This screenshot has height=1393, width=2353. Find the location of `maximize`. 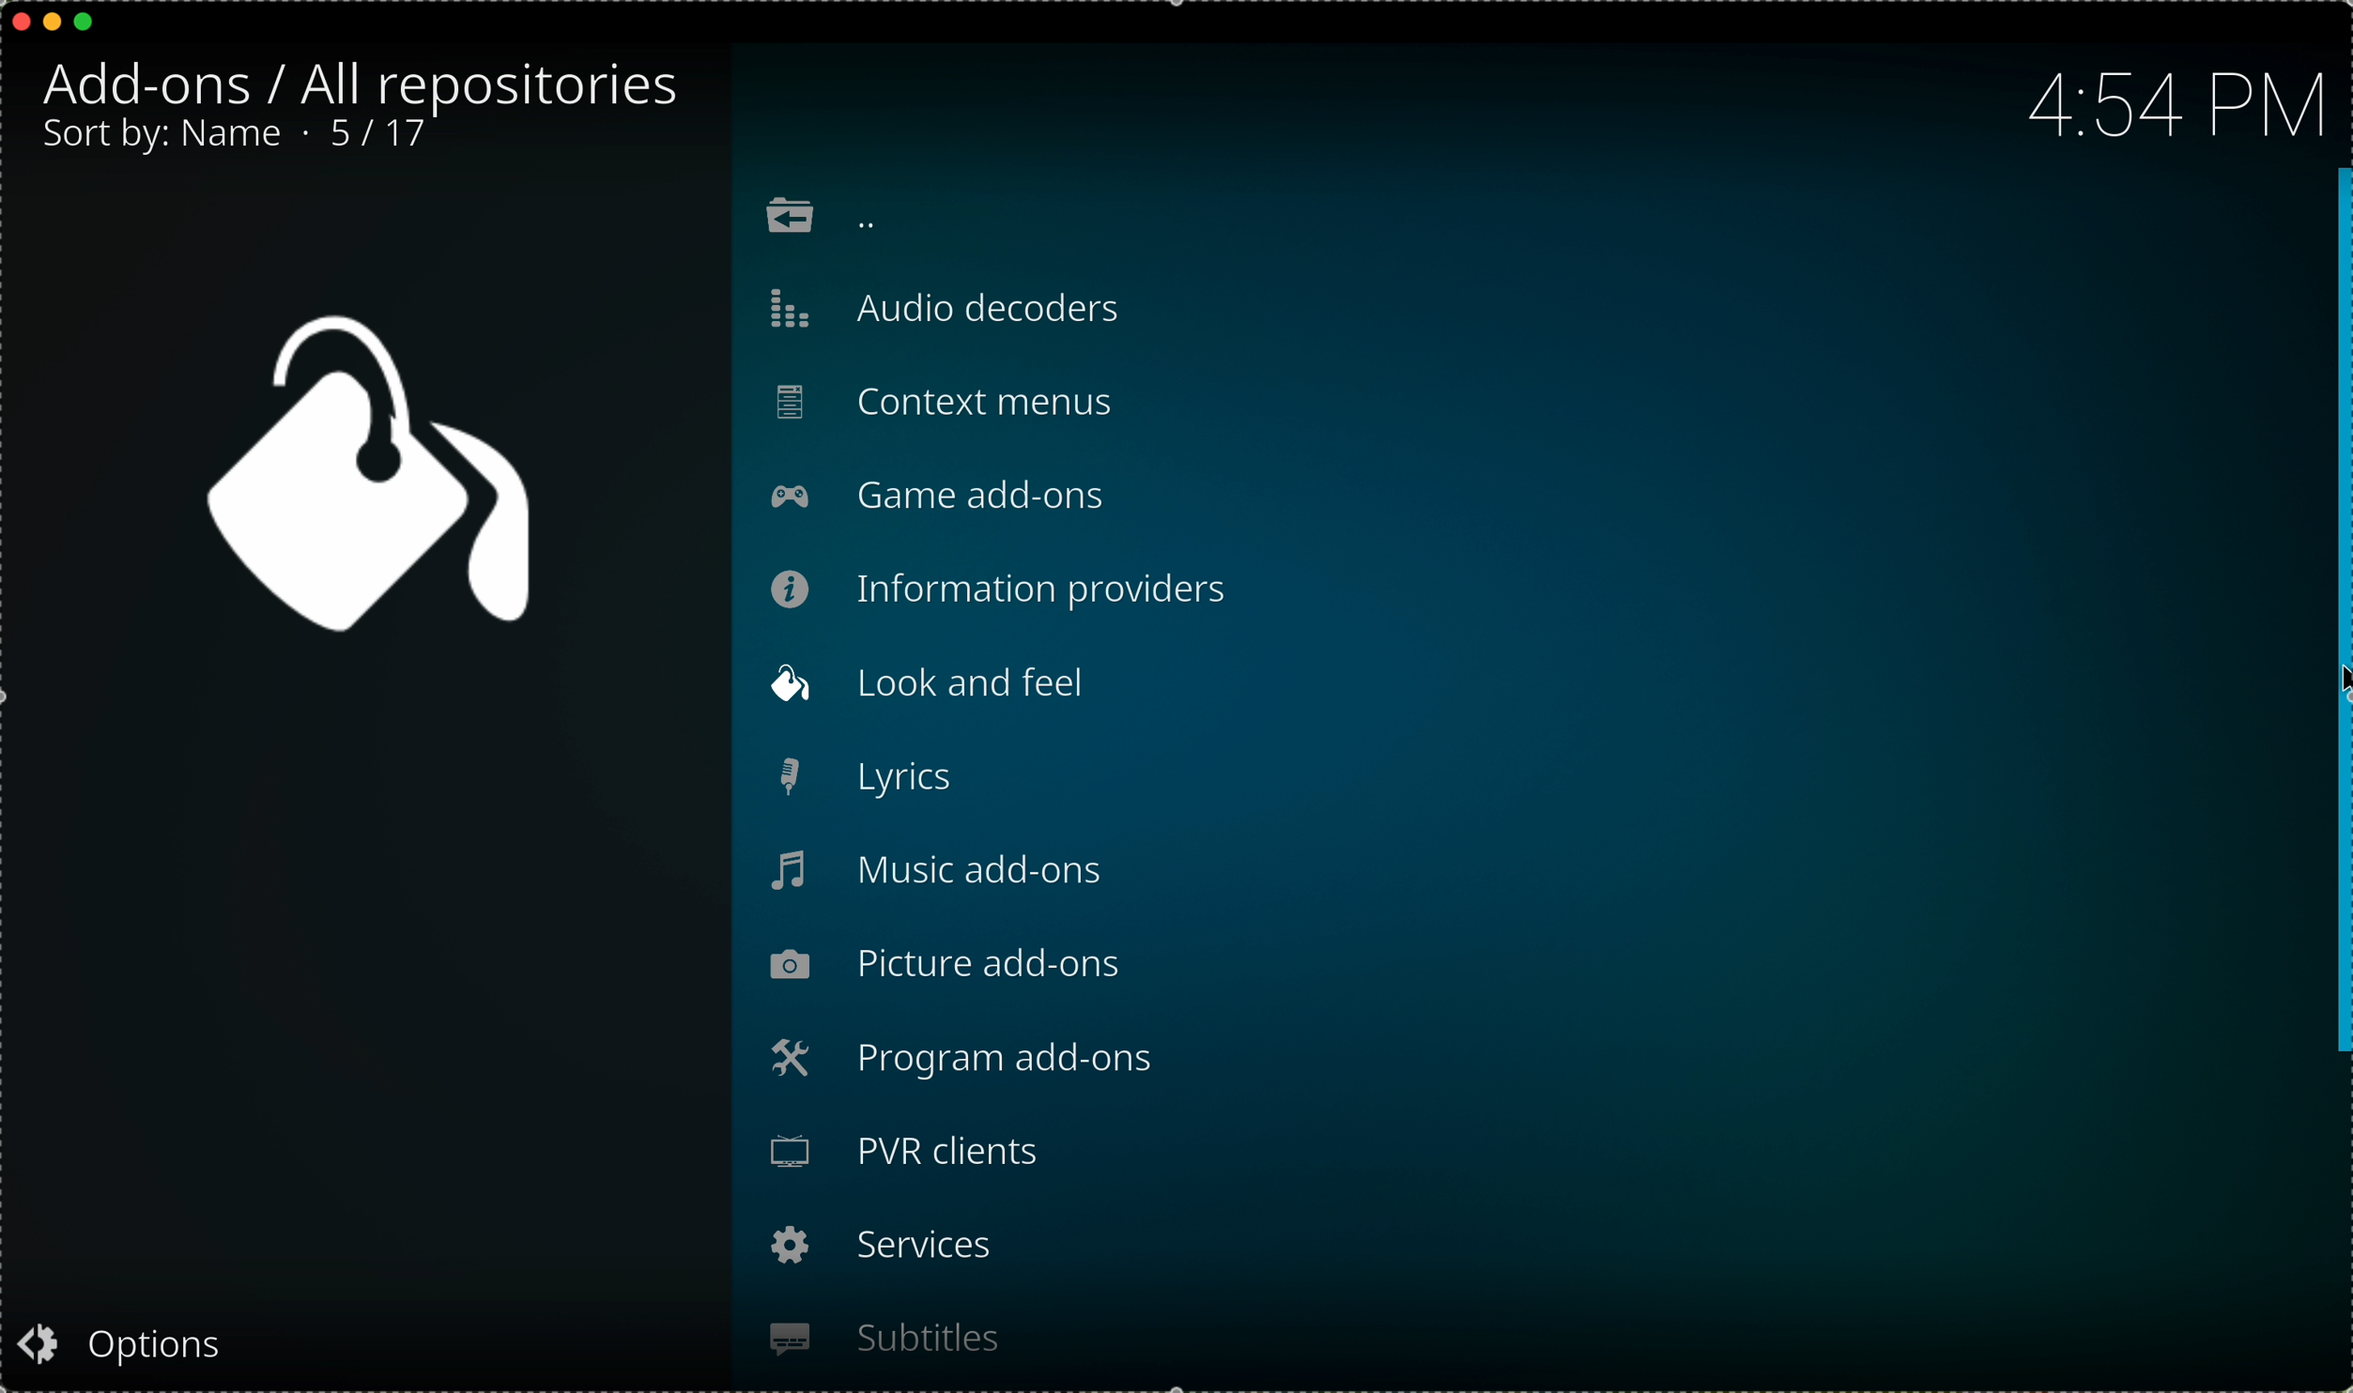

maximize is located at coordinates (86, 22).